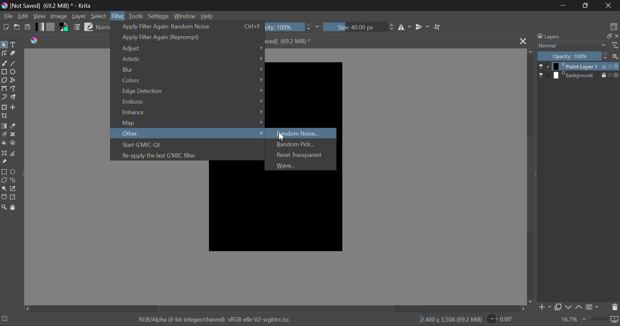  What do you see at coordinates (405, 27) in the screenshot?
I see `Vertical Mirror Flip` at bounding box center [405, 27].